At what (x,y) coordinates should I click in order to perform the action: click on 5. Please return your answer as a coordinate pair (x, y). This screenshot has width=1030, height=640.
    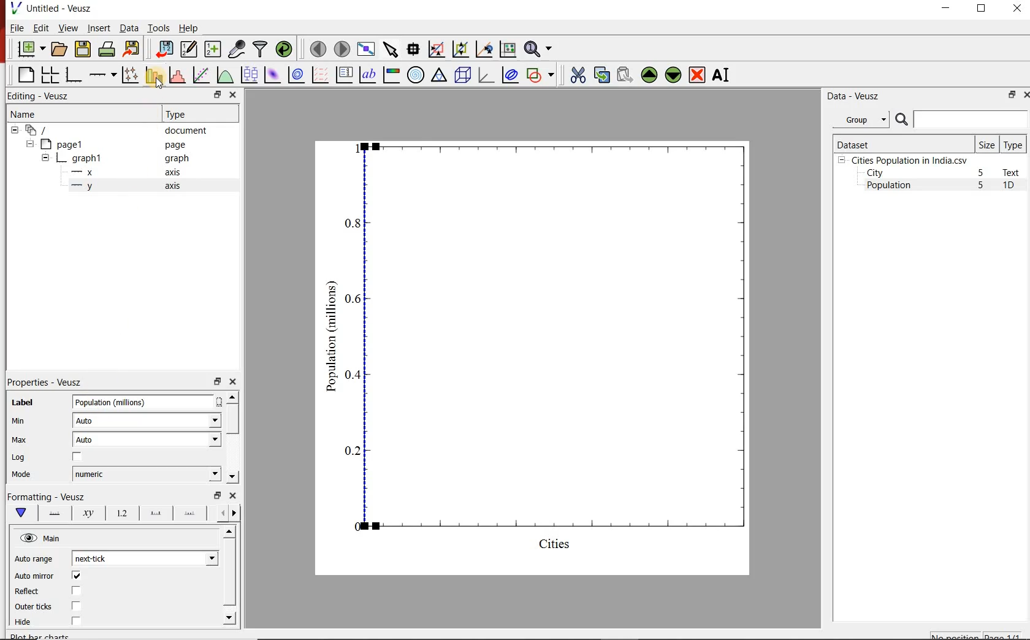
    Looking at the image, I should click on (982, 186).